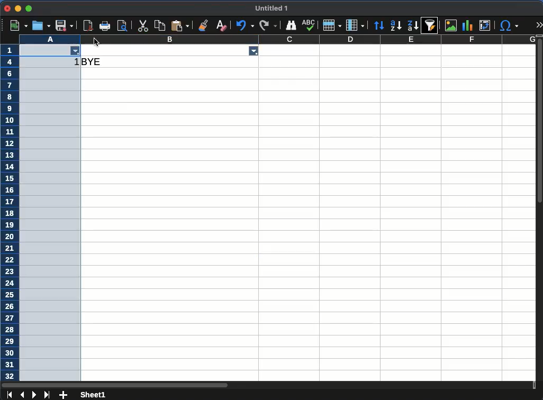 The image size is (543, 400). I want to click on finder, so click(291, 25).